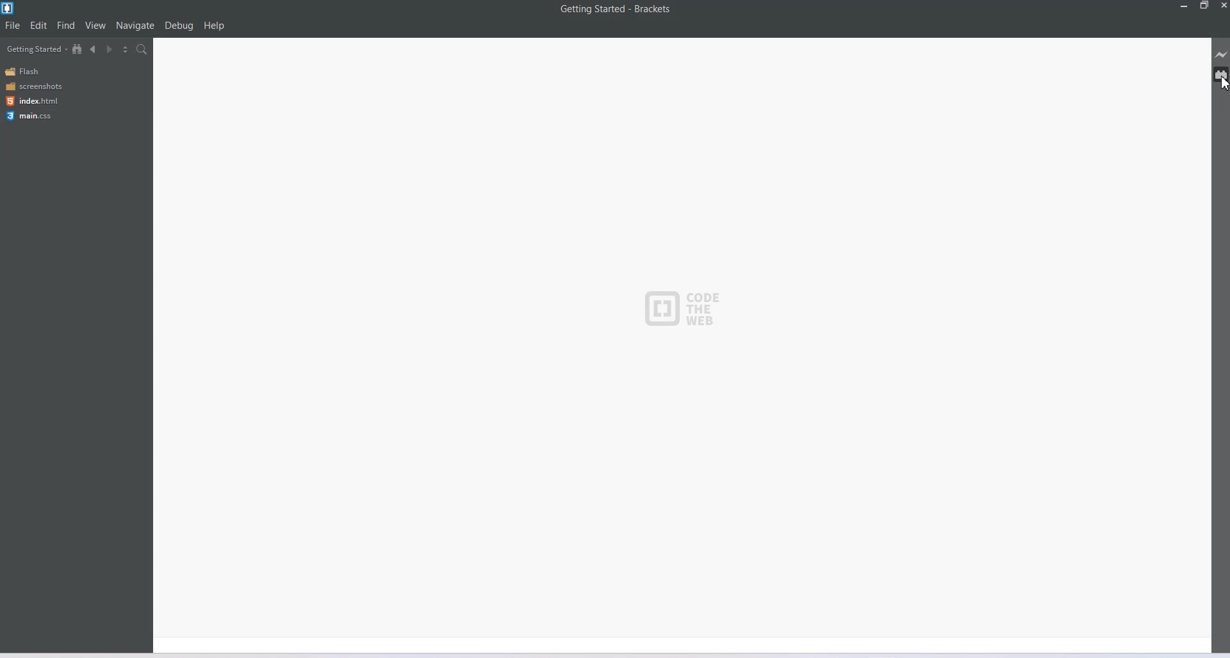 This screenshot has width=1230, height=658. What do you see at coordinates (214, 26) in the screenshot?
I see `Help` at bounding box center [214, 26].